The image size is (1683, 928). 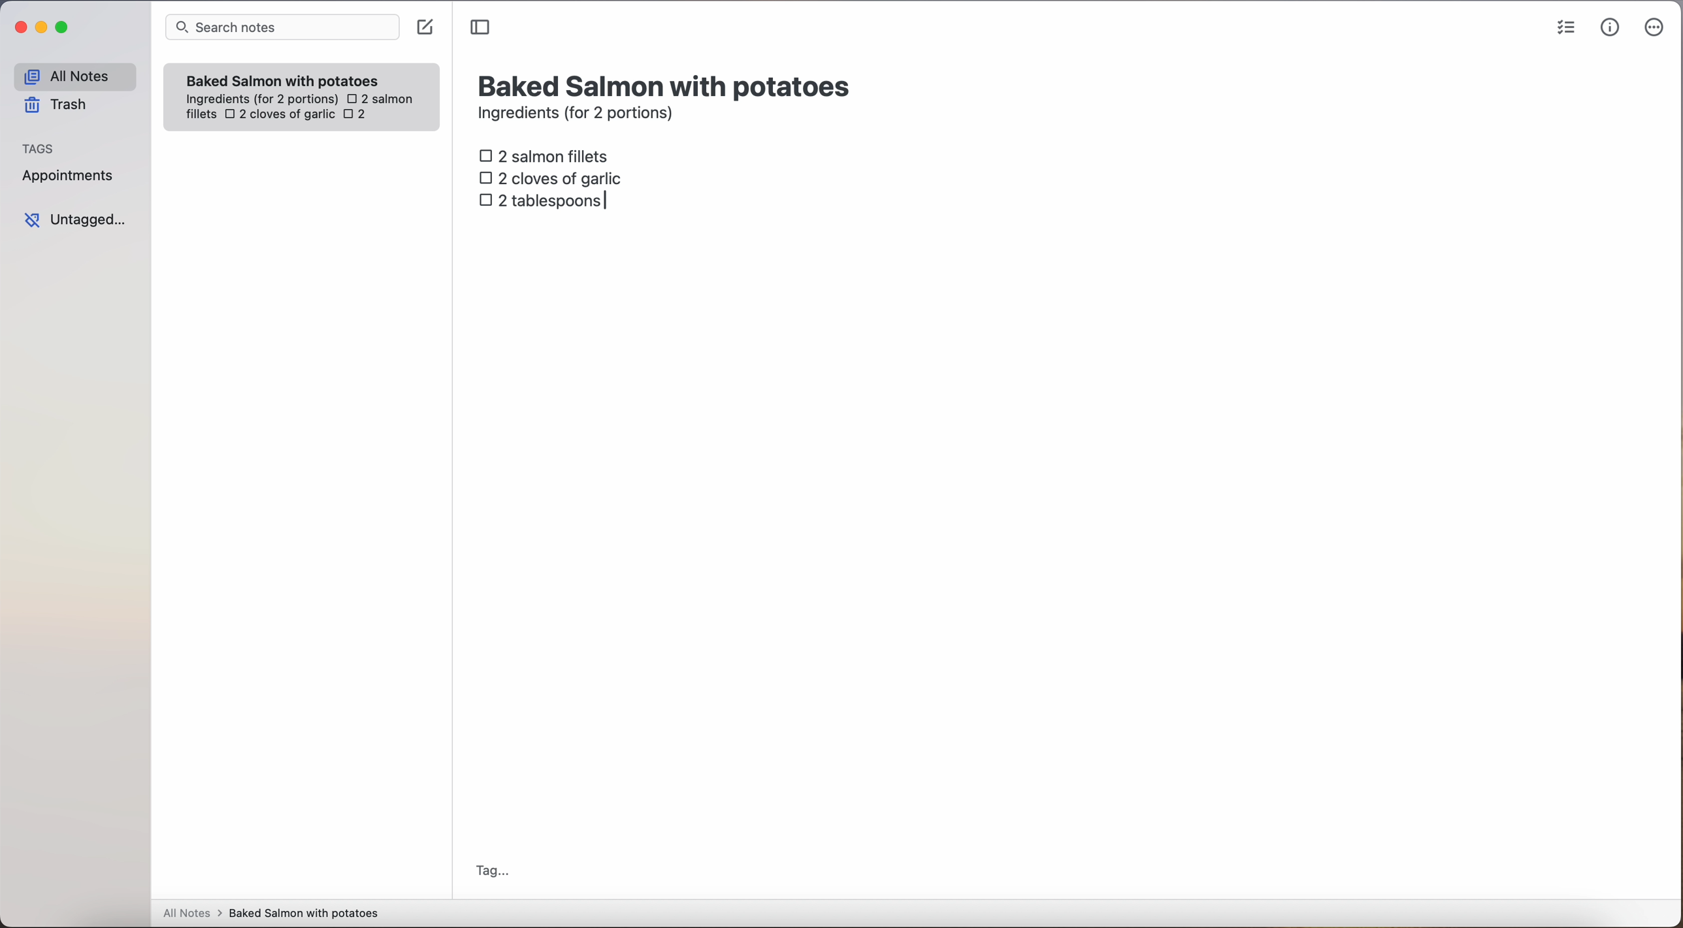 I want to click on fillets, so click(x=202, y=115).